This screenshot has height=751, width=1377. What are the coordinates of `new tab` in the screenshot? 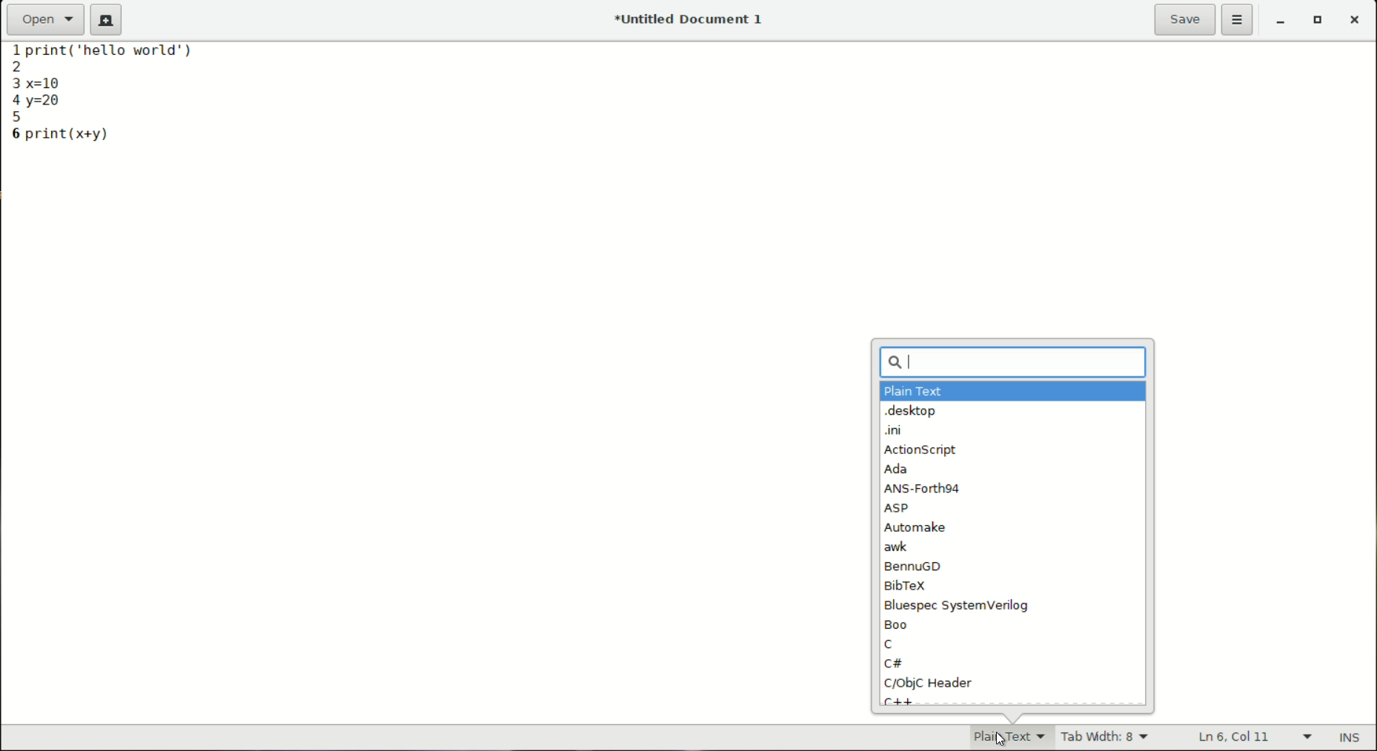 It's located at (106, 20).